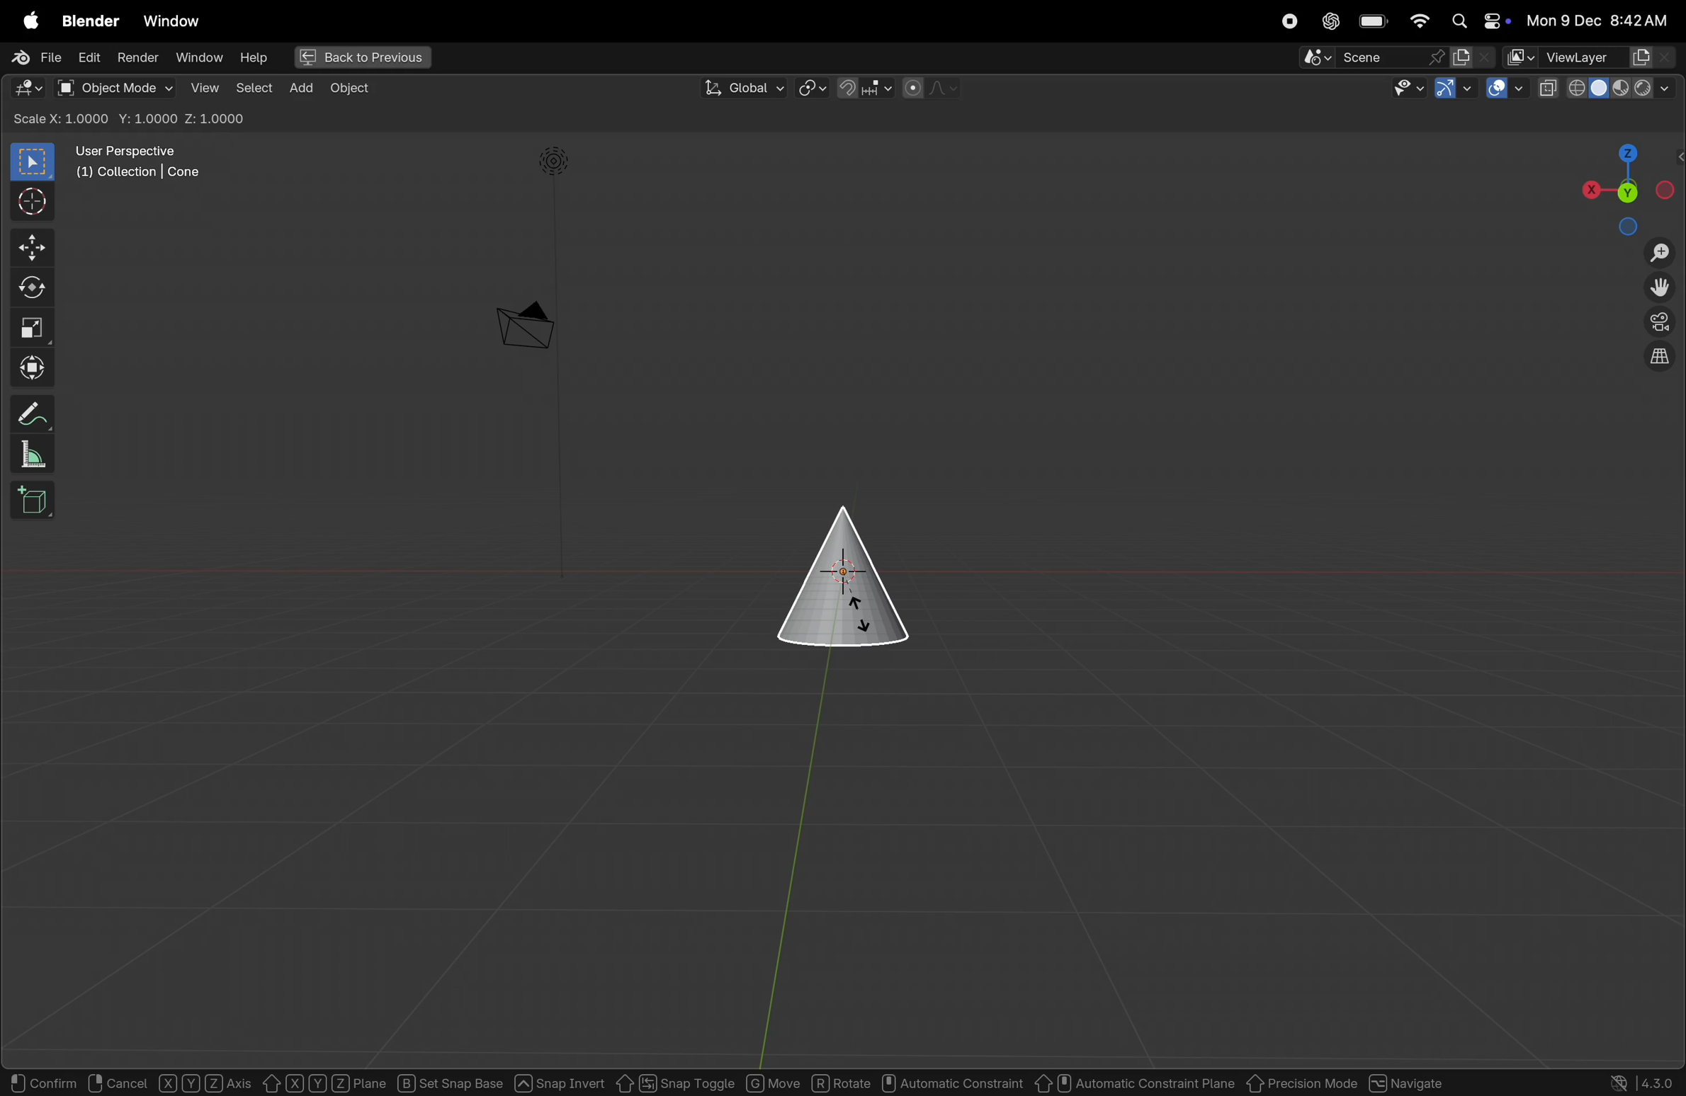 The image size is (1686, 1096). I want to click on new scene, so click(1471, 57).